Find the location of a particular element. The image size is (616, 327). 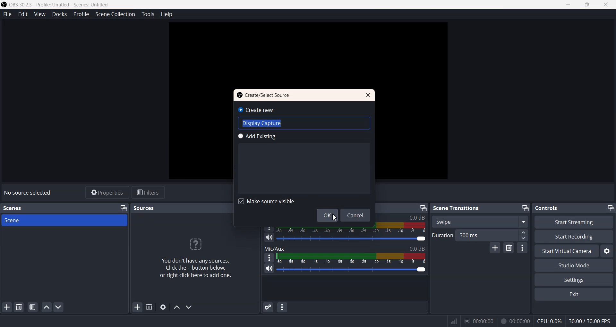

File is located at coordinates (7, 14).